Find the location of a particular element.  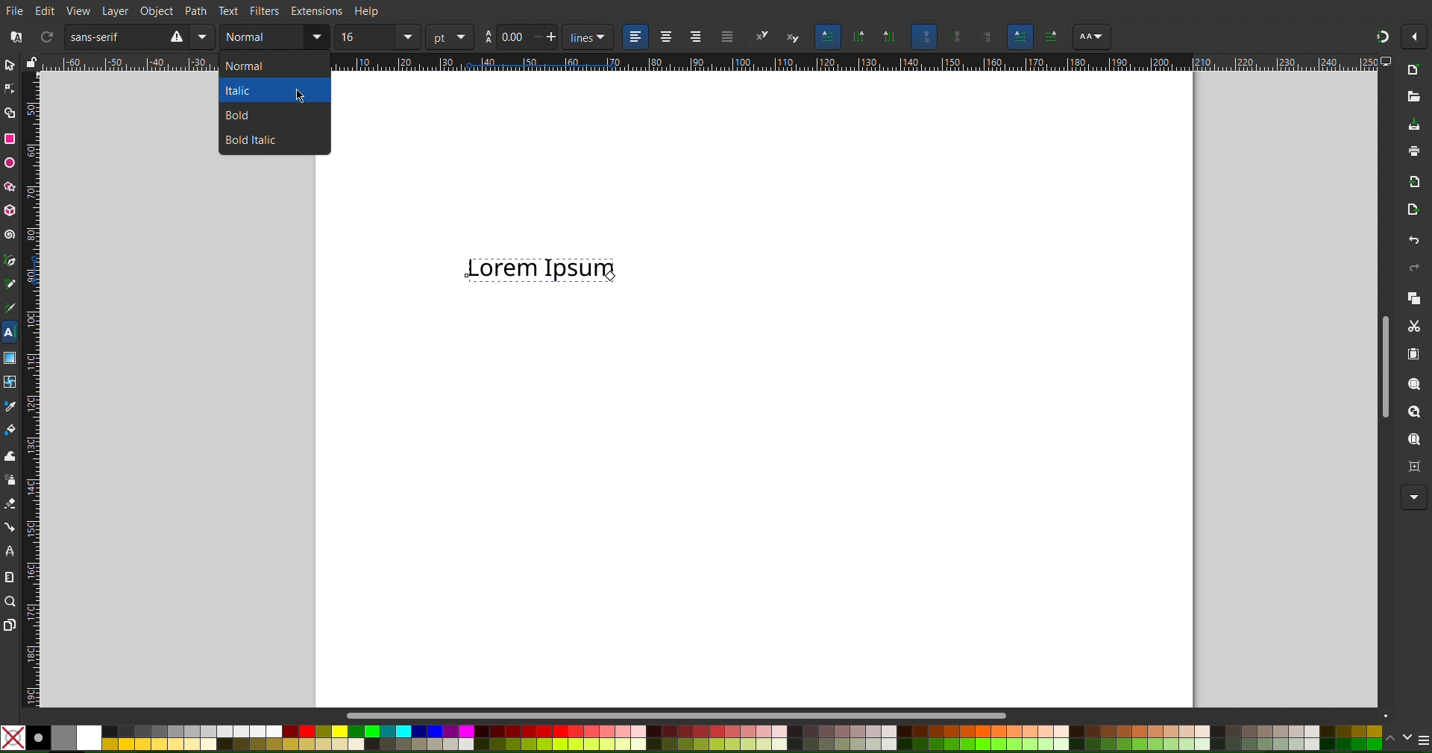

Sans Serif is located at coordinates (102, 37).